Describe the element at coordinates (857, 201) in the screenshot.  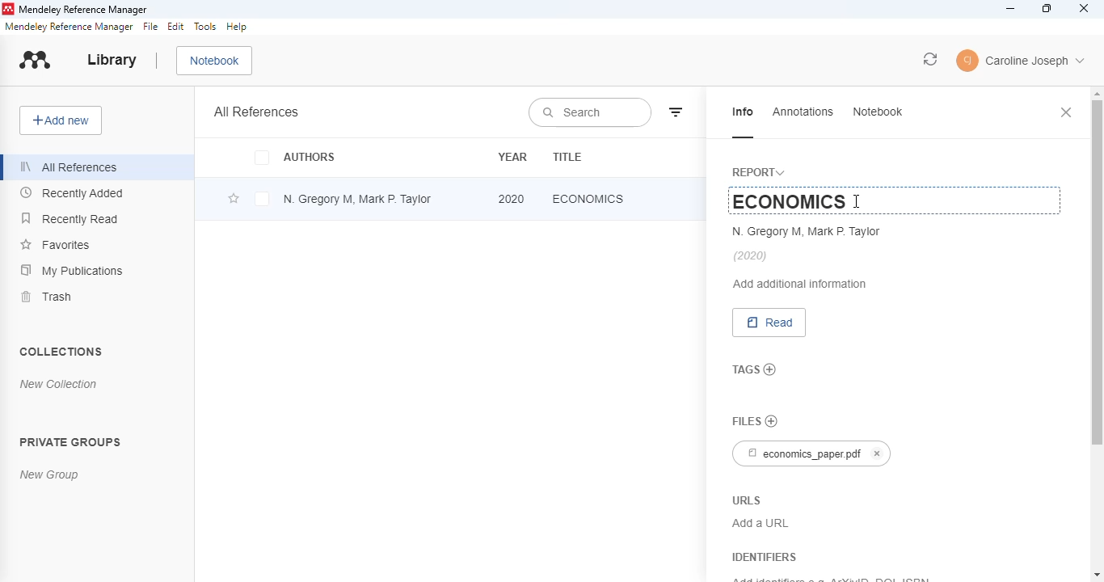
I see `cursor` at that location.